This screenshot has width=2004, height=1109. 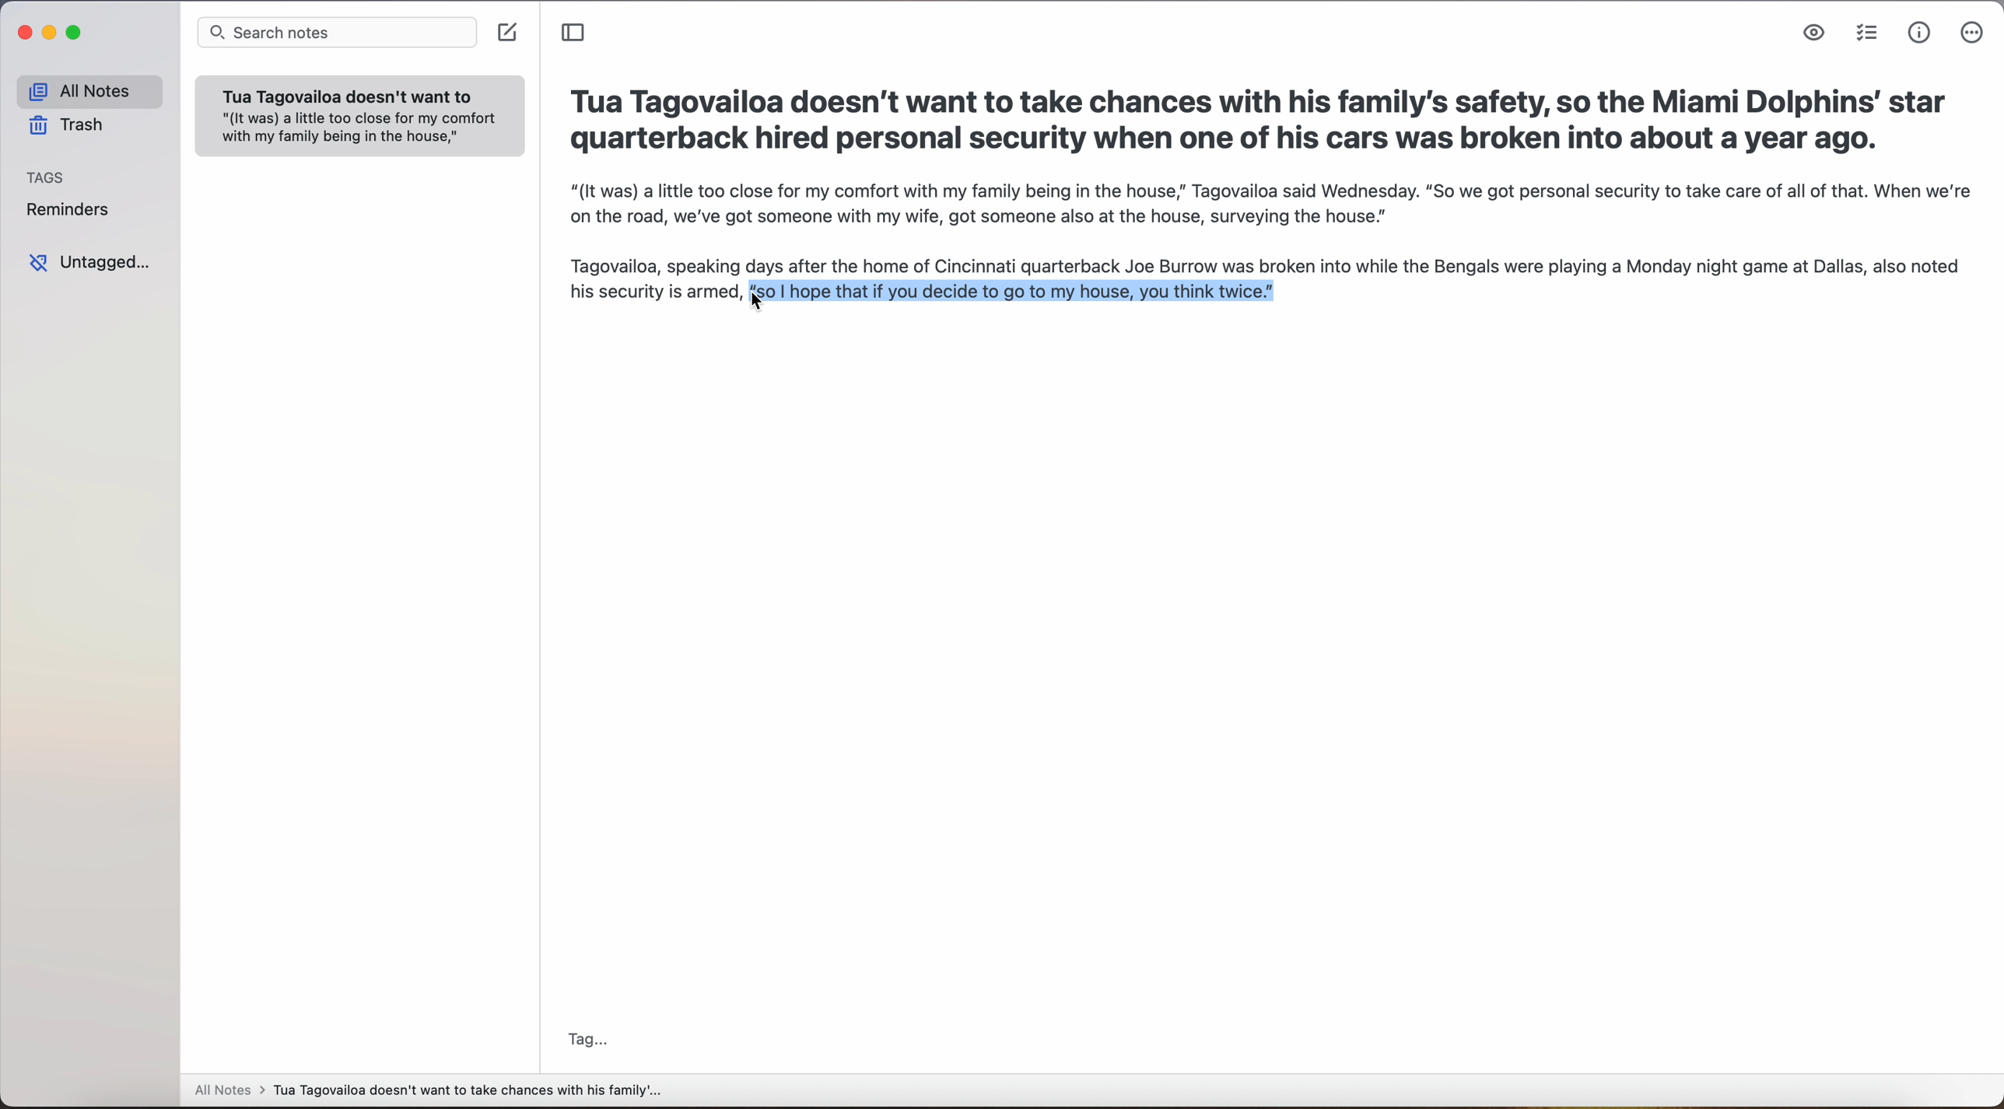 I want to click on all notes, so click(x=88, y=91).